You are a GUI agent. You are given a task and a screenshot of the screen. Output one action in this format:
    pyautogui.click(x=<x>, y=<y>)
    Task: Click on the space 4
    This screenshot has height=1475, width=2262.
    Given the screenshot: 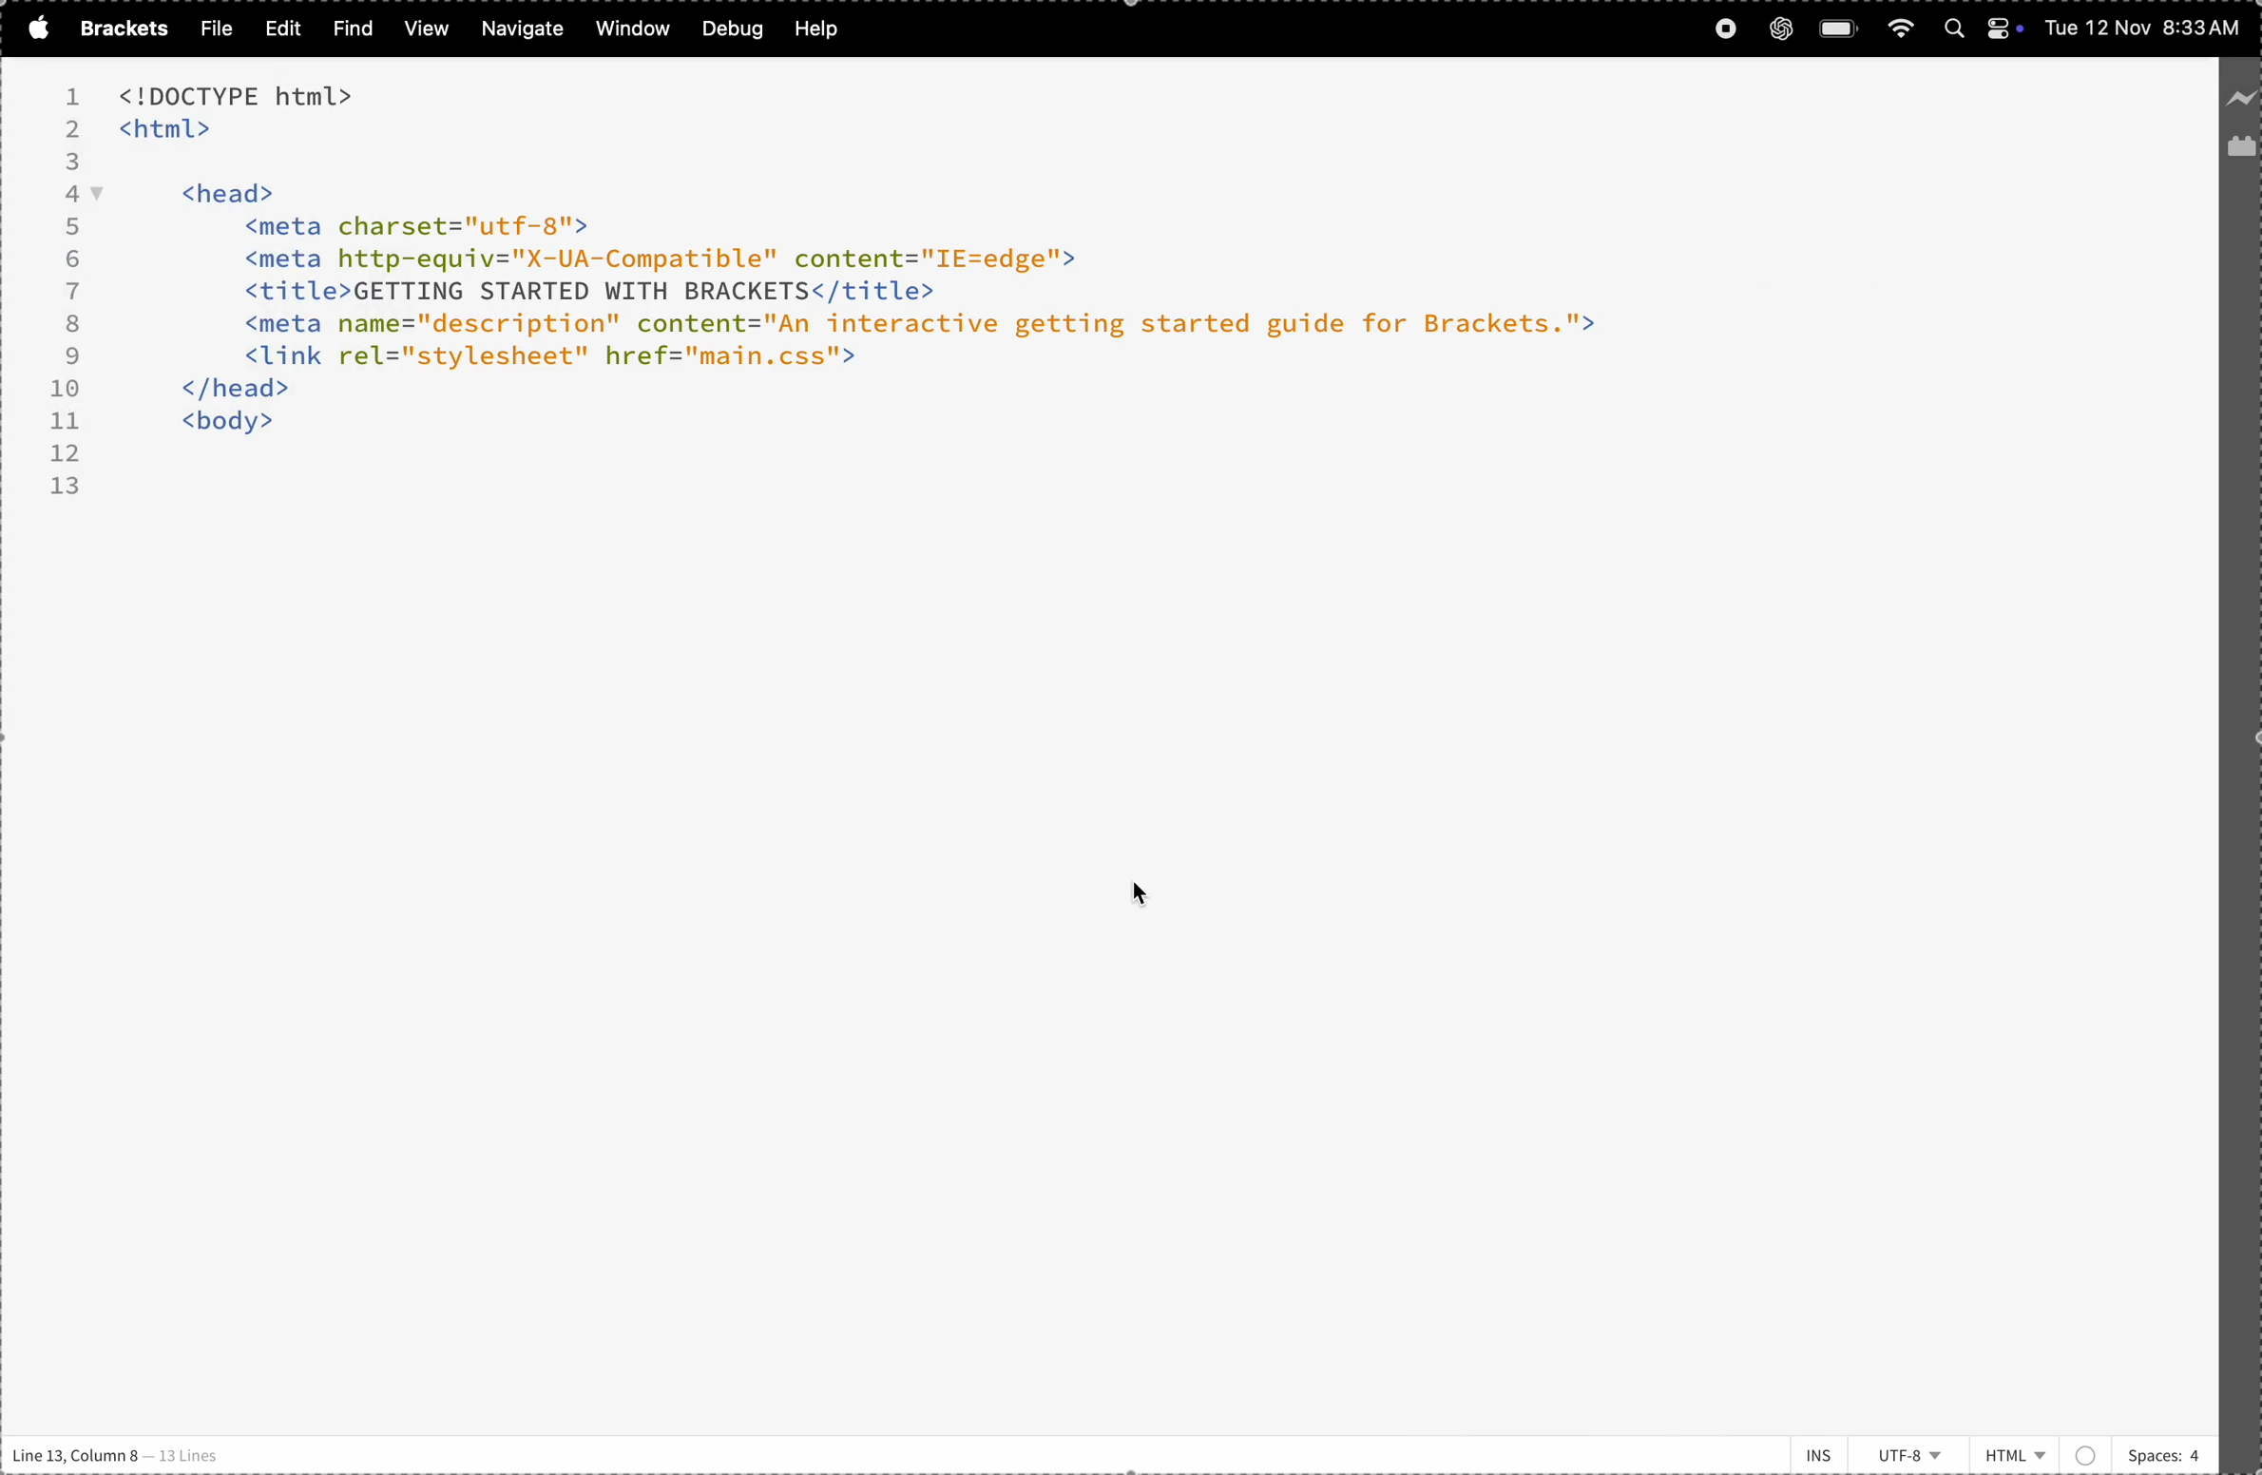 What is the action you would take?
    pyautogui.click(x=2163, y=1451)
    